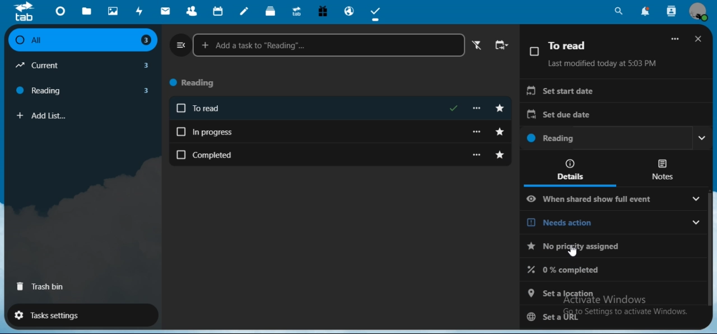  What do you see at coordinates (77, 314) in the screenshot?
I see `tasks settings` at bounding box center [77, 314].